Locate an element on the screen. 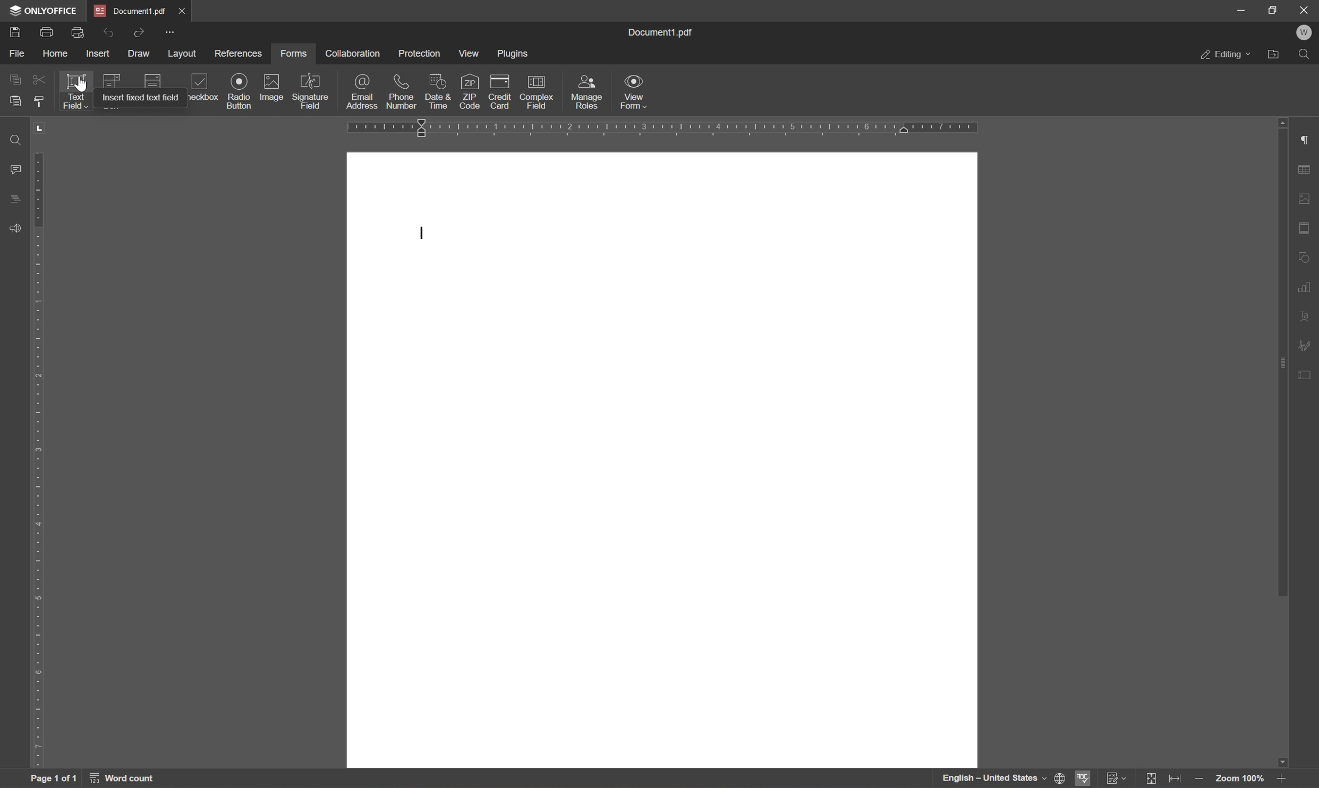 This screenshot has width=1319, height=788. plugins is located at coordinates (513, 54).